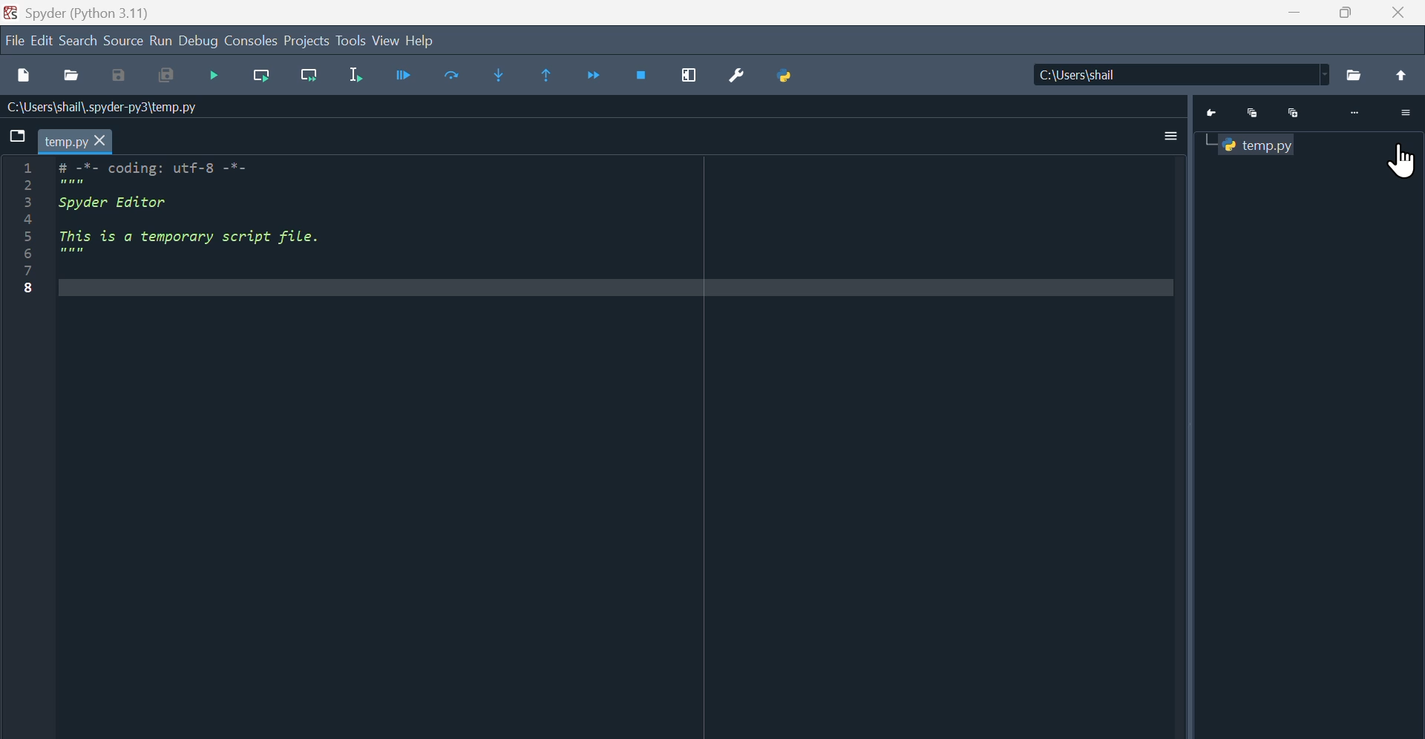 Image resolution: width=1425 pixels, height=739 pixels. What do you see at coordinates (1296, 12) in the screenshot?
I see `minimise` at bounding box center [1296, 12].